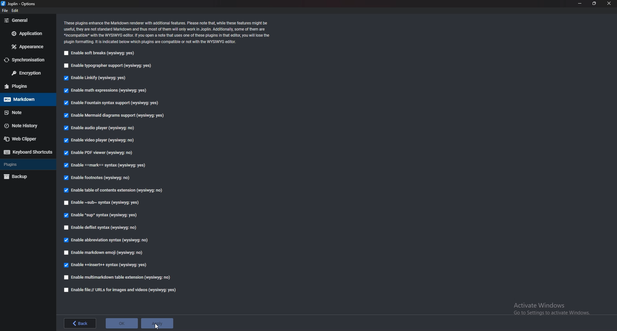 Image resolution: width=617 pixels, height=331 pixels. Describe the element at coordinates (106, 265) in the screenshot. I see `enable insert syntax` at that location.